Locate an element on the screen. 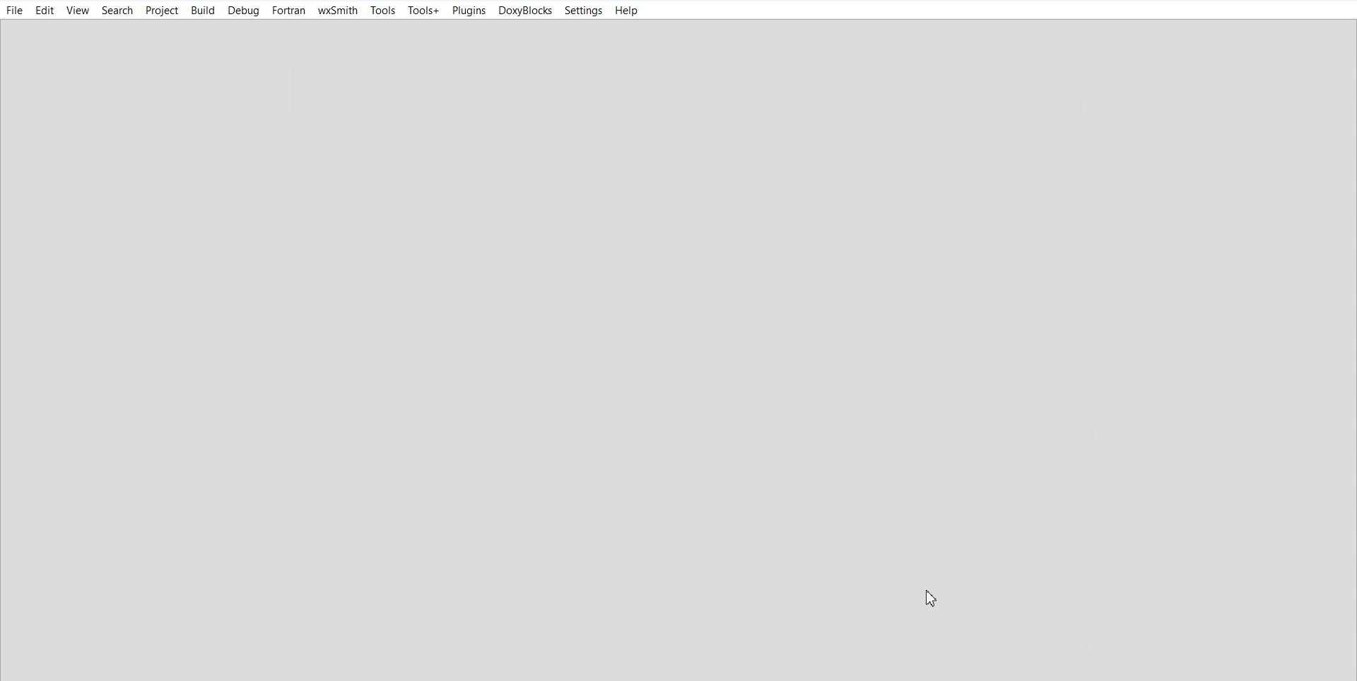 This screenshot has width=1357, height=681. Setting is located at coordinates (583, 11).